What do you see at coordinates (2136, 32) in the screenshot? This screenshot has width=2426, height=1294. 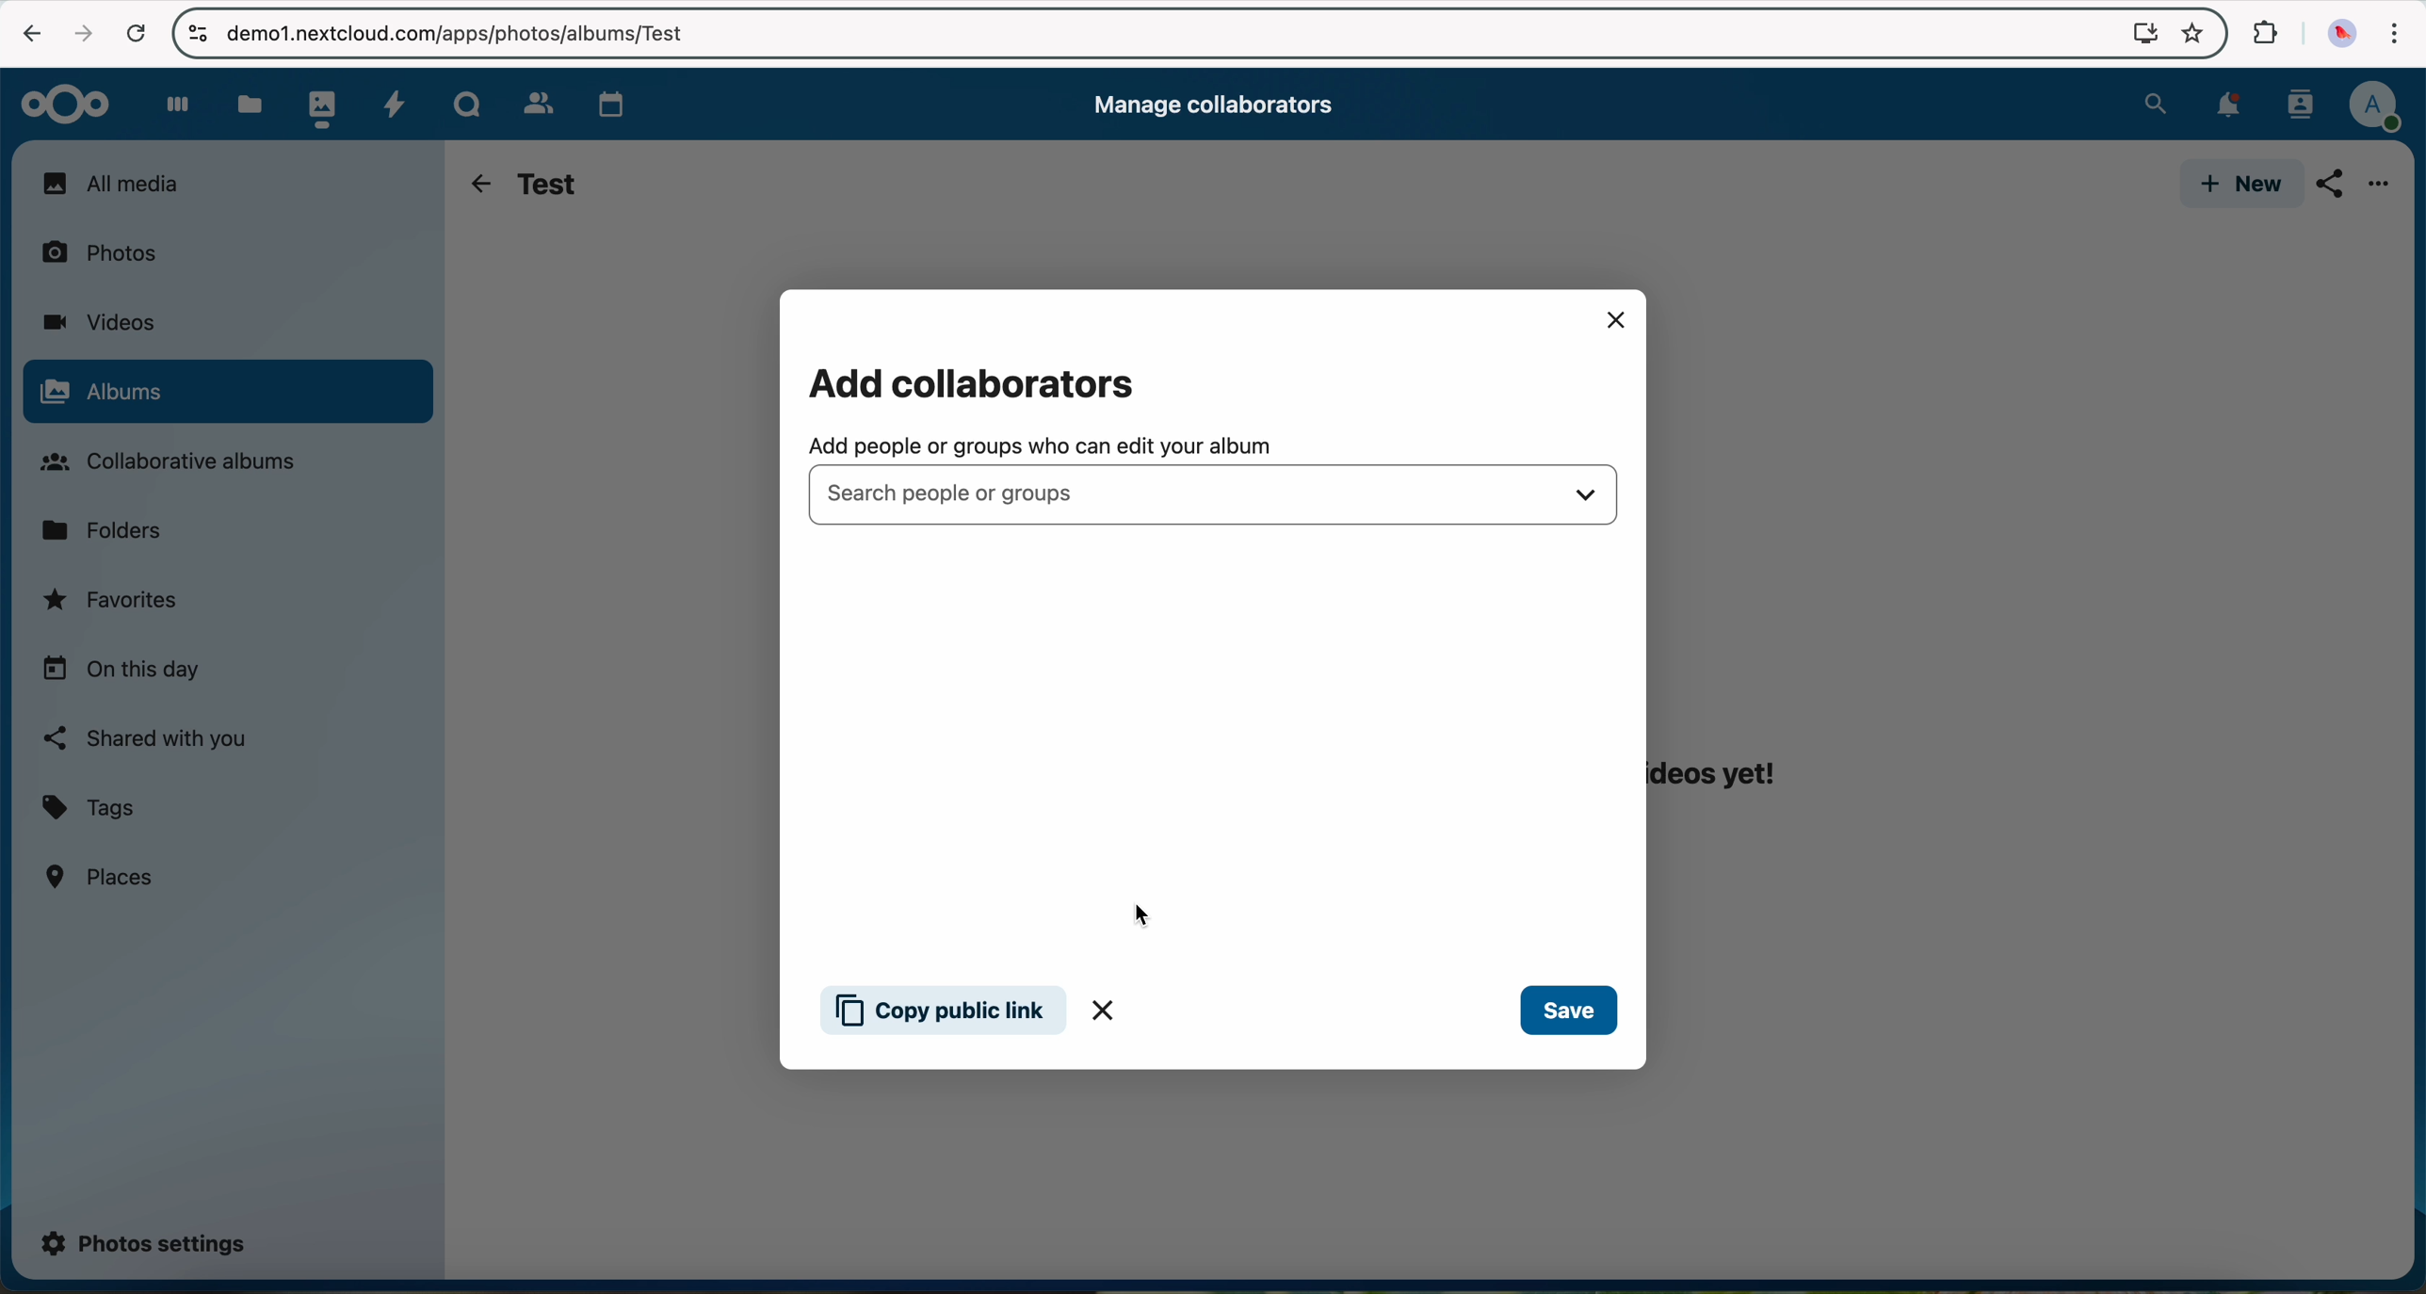 I see `screen` at bounding box center [2136, 32].